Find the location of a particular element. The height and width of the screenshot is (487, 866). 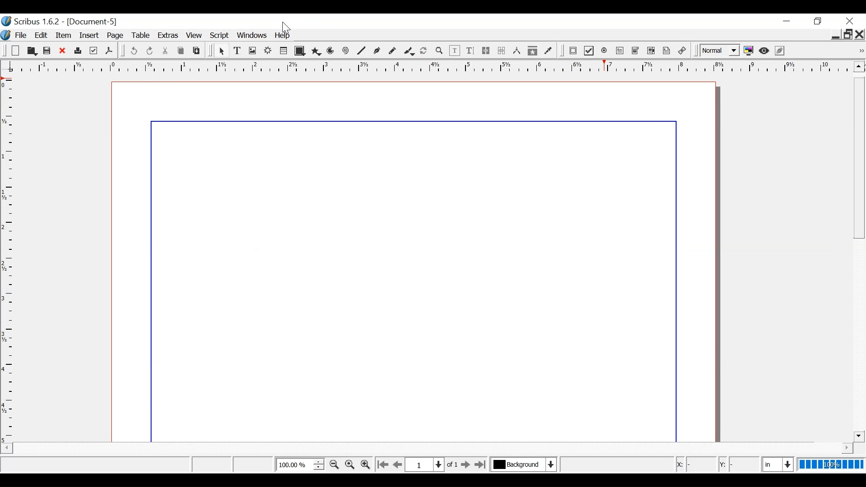

Copy Items properties is located at coordinates (532, 51).